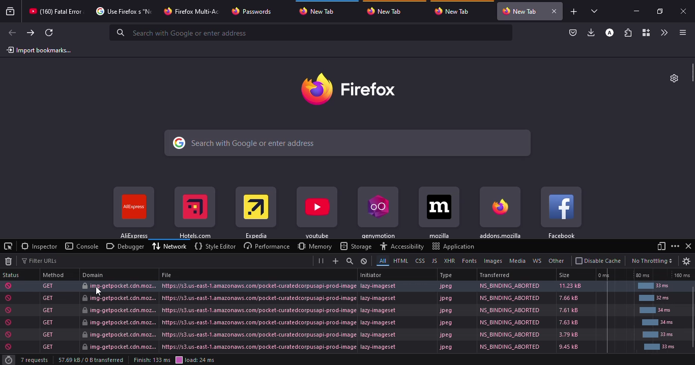 The image size is (695, 365). I want to click on tab, so click(521, 11).